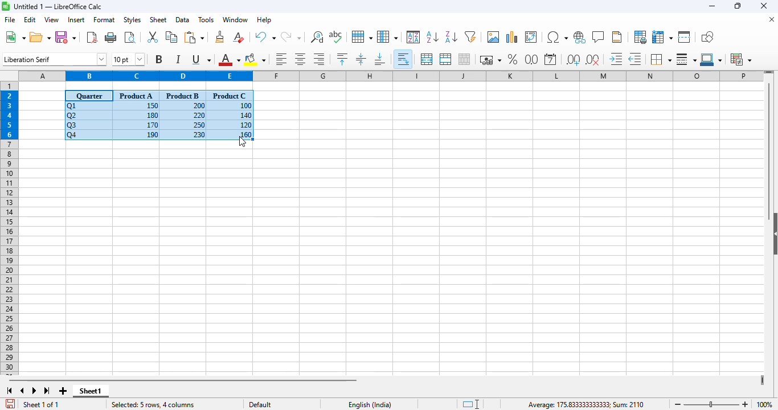 This screenshot has width=778, height=410. What do you see at coordinates (370, 404) in the screenshot?
I see `text language` at bounding box center [370, 404].